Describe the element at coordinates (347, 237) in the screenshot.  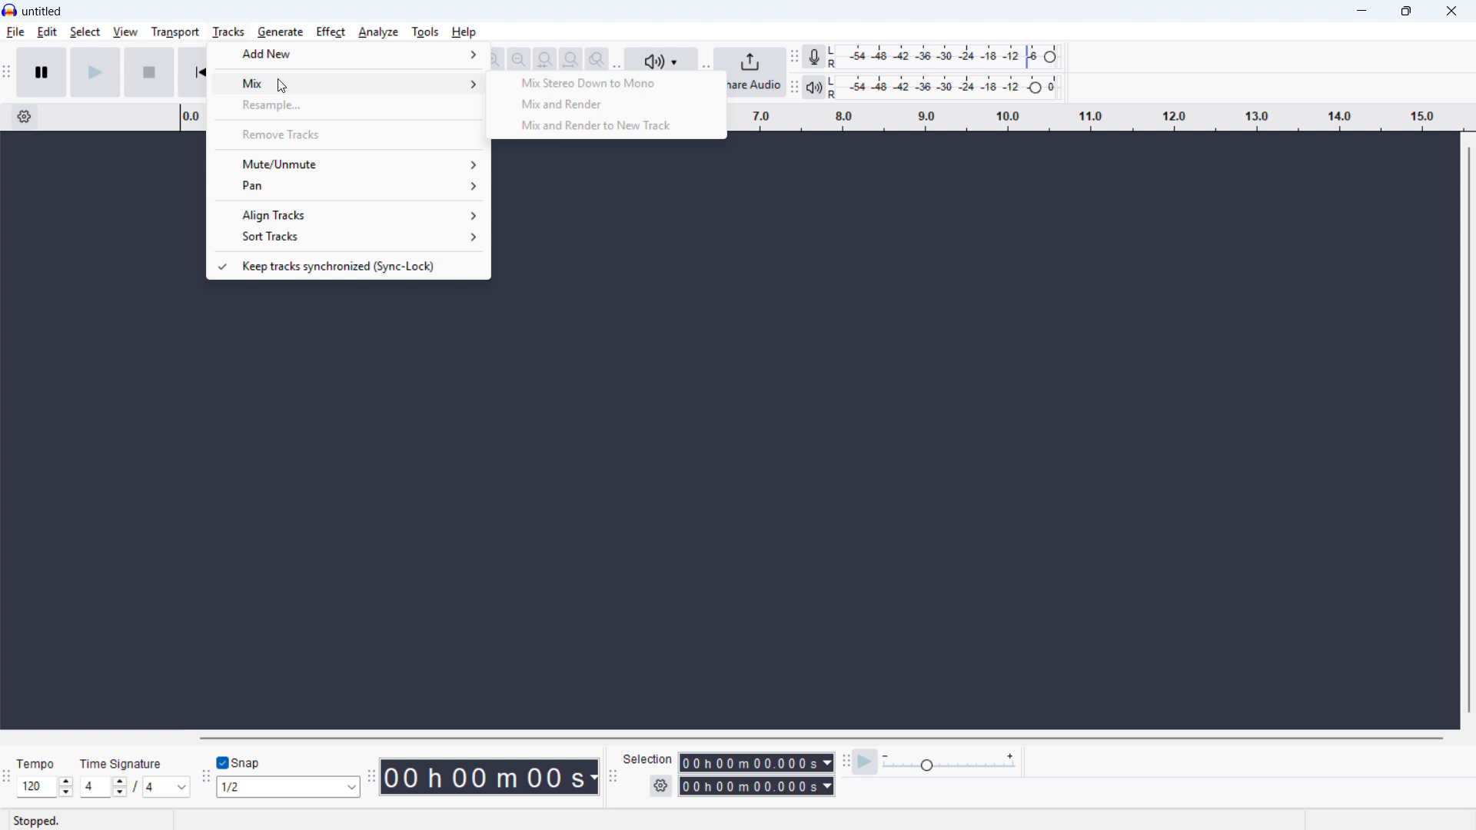
I see `Sort tracks ` at that location.